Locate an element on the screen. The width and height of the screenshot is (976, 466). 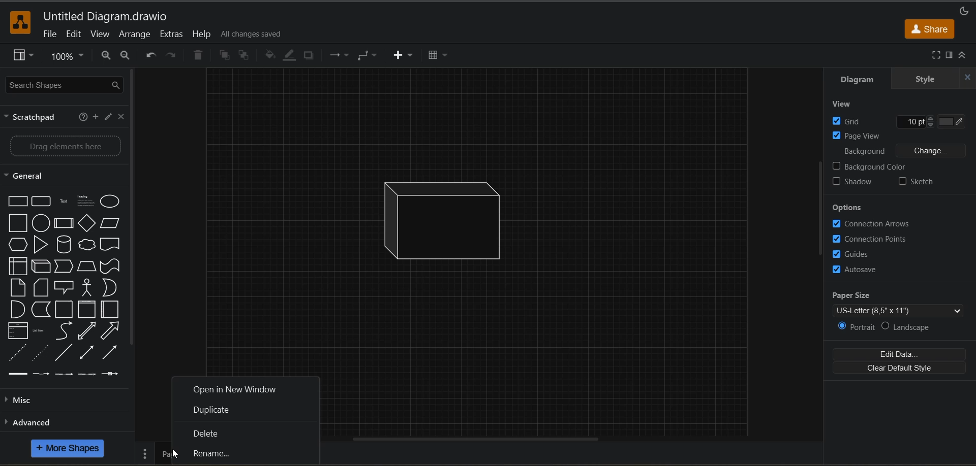
rename is located at coordinates (216, 453).